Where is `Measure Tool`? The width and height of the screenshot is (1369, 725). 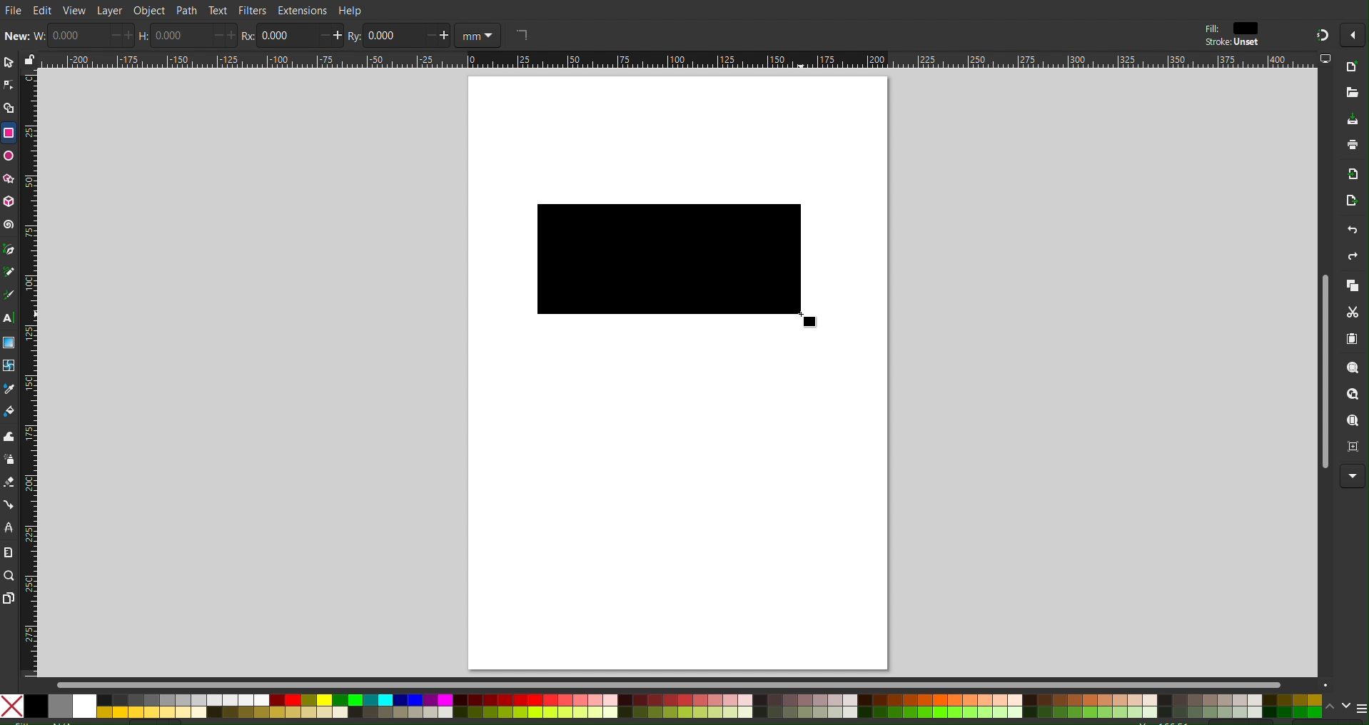
Measure Tool is located at coordinates (9, 552).